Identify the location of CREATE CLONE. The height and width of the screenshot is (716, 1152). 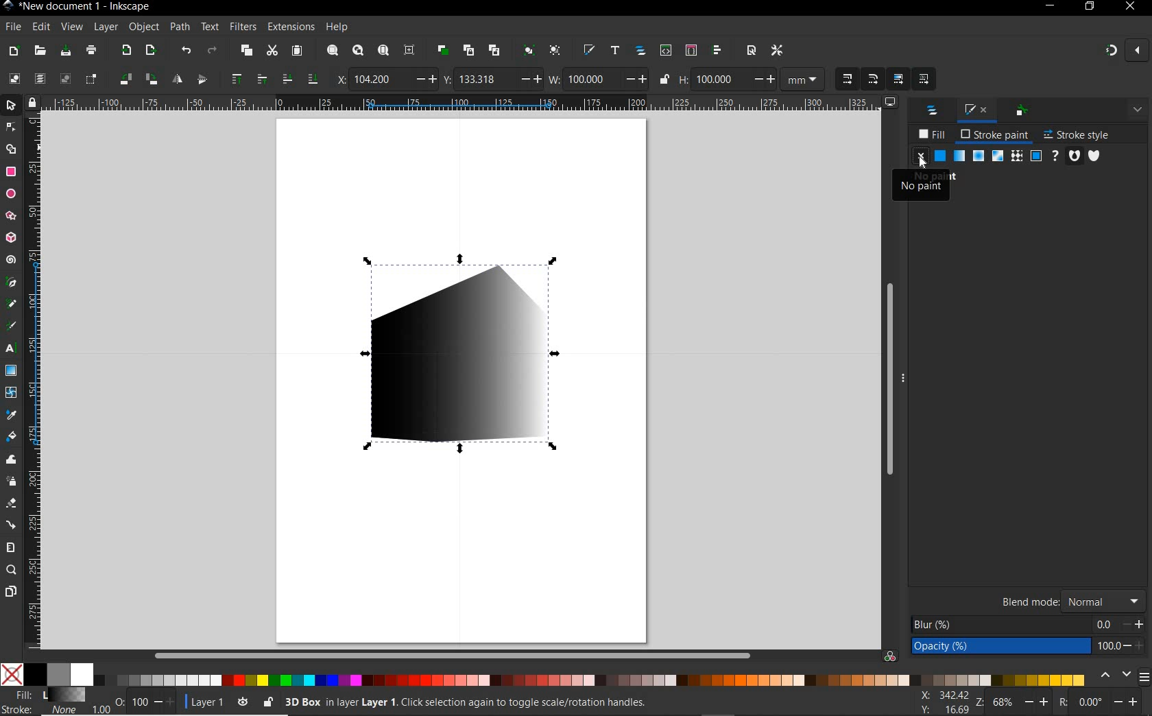
(469, 49).